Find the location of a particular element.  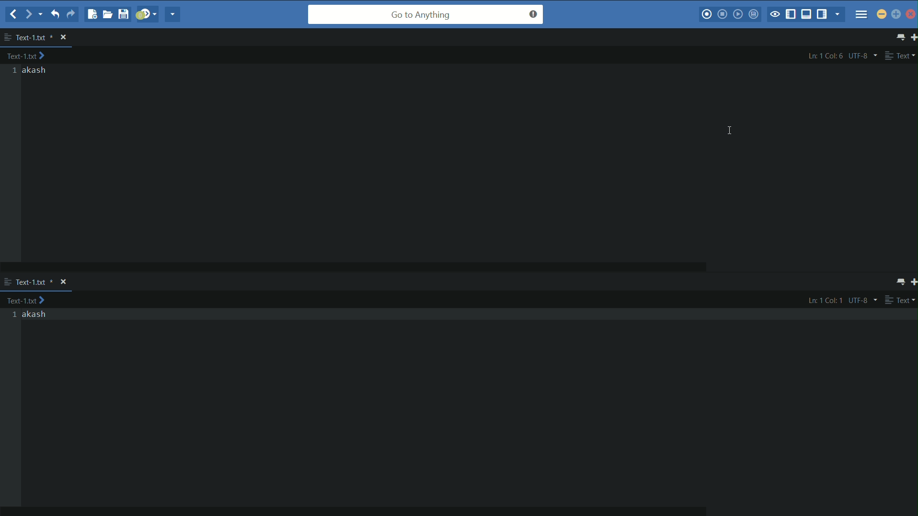

Horizontal scroll bar is located at coordinates (329, 269).